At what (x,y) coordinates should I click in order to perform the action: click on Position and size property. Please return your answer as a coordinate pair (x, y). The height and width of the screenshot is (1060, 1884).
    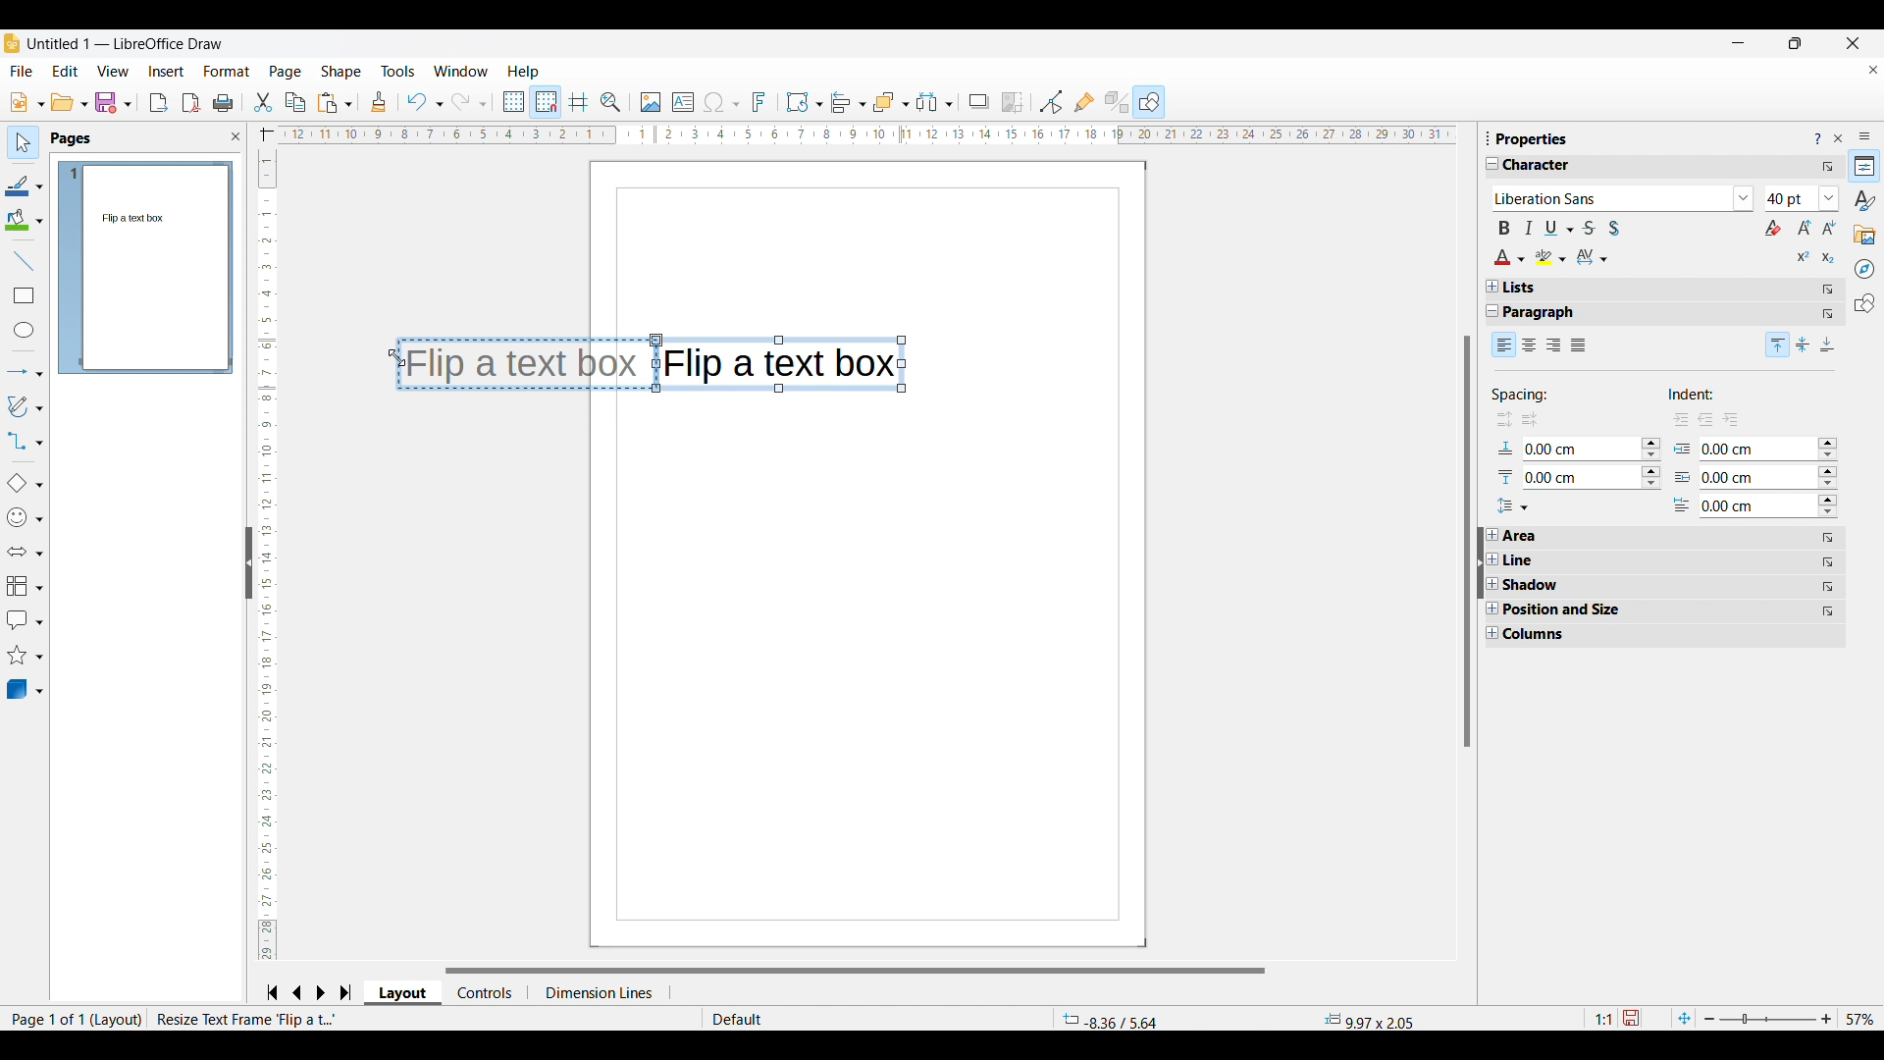
    Looking at the image, I should click on (1571, 609).